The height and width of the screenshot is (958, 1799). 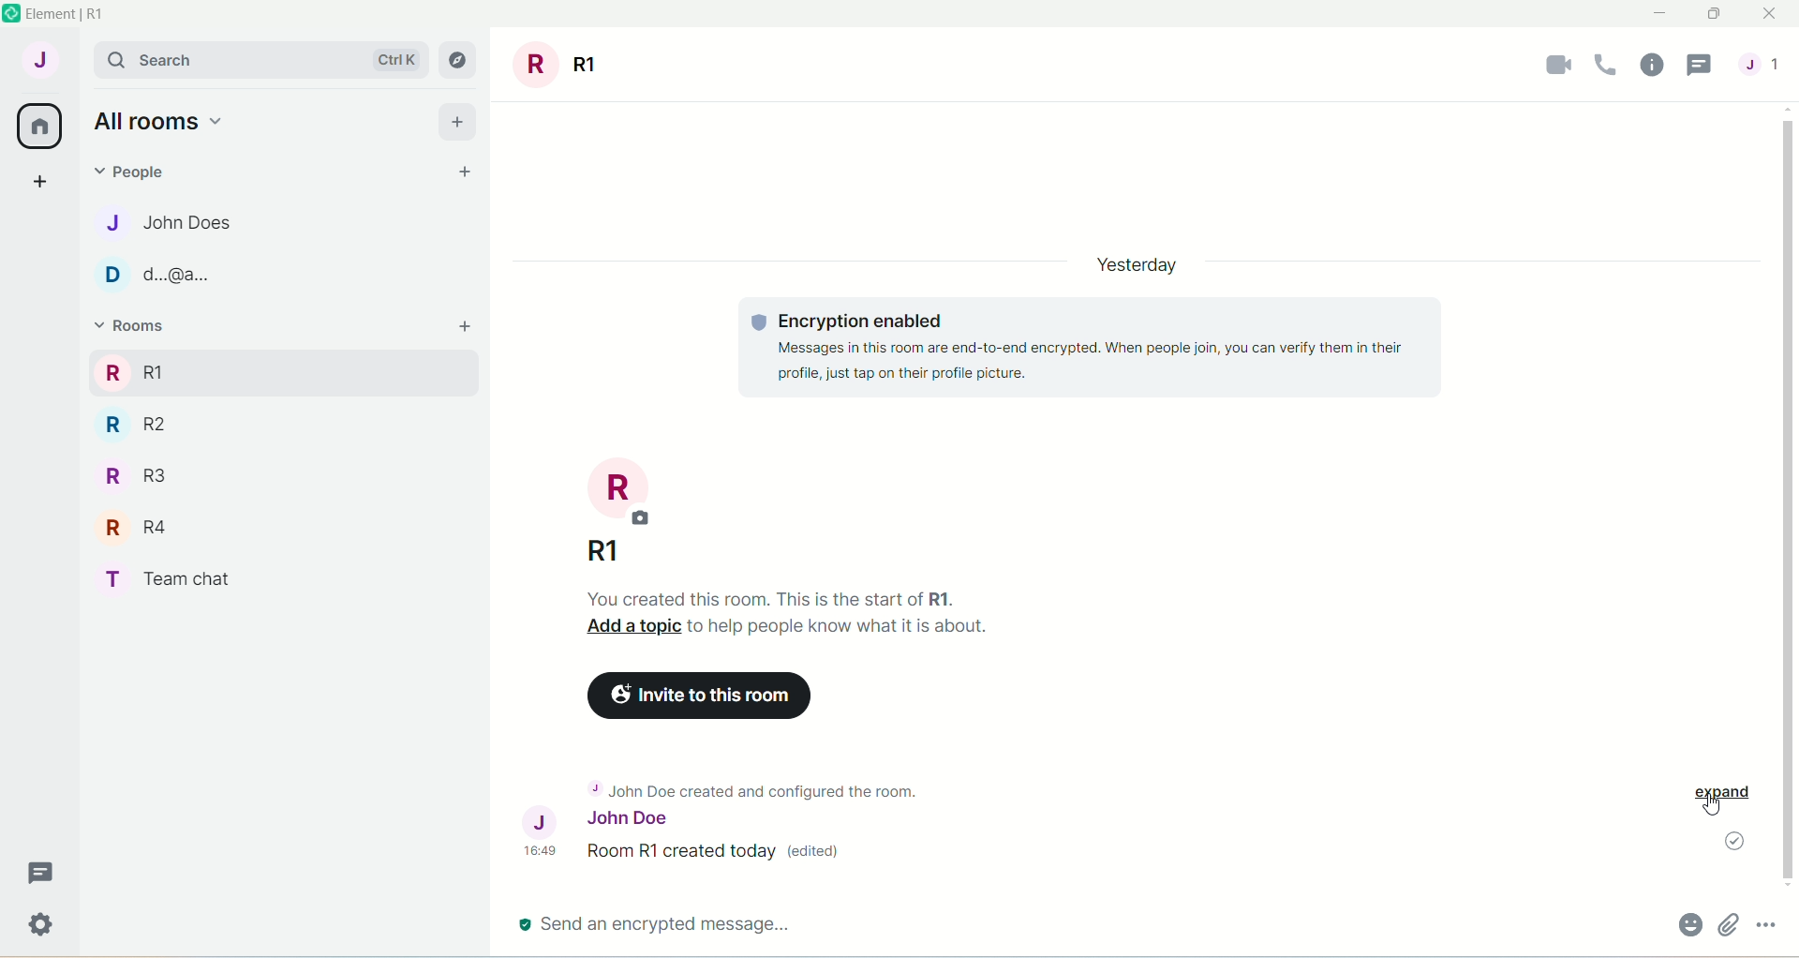 What do you see at coordinates (276, 371) in the screenshot?
I see `R1` at bounding box center [276, 371].